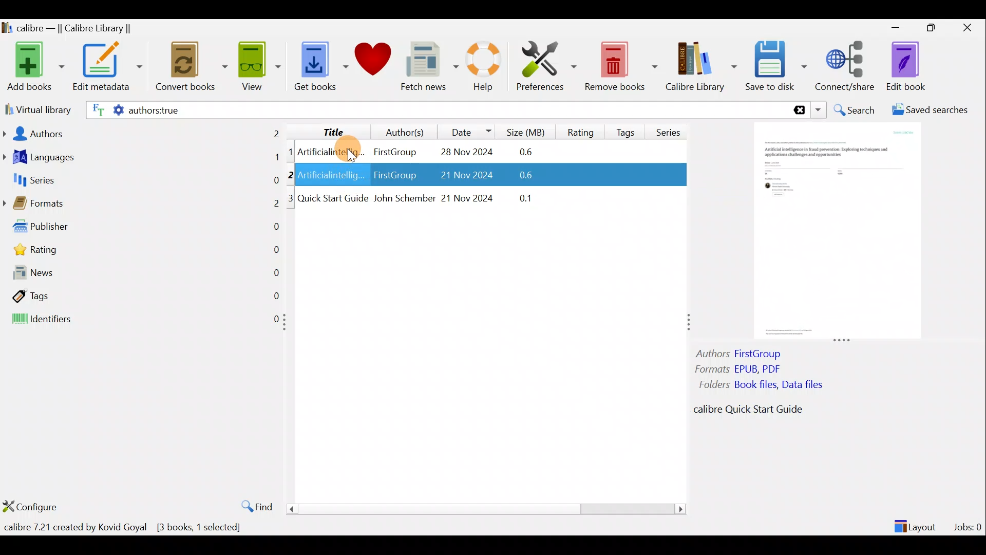  Describe the element at coordinates (621, 66) in the screenshot. I see `Remove books` at that location.